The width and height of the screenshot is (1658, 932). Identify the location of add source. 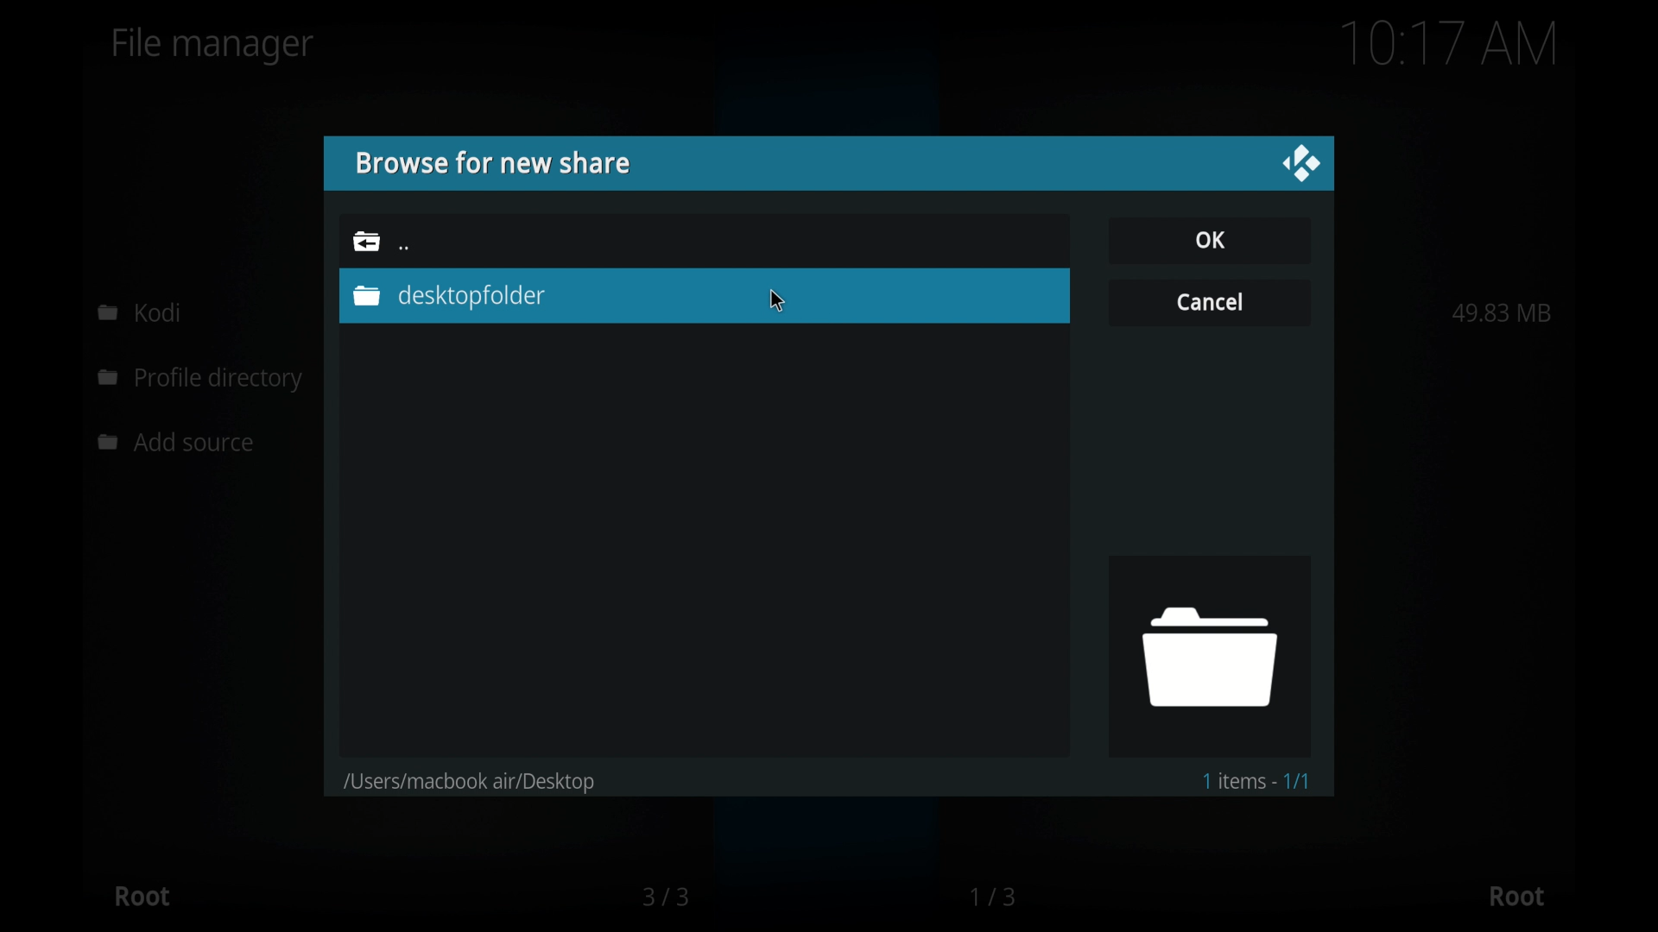
(180, 443).